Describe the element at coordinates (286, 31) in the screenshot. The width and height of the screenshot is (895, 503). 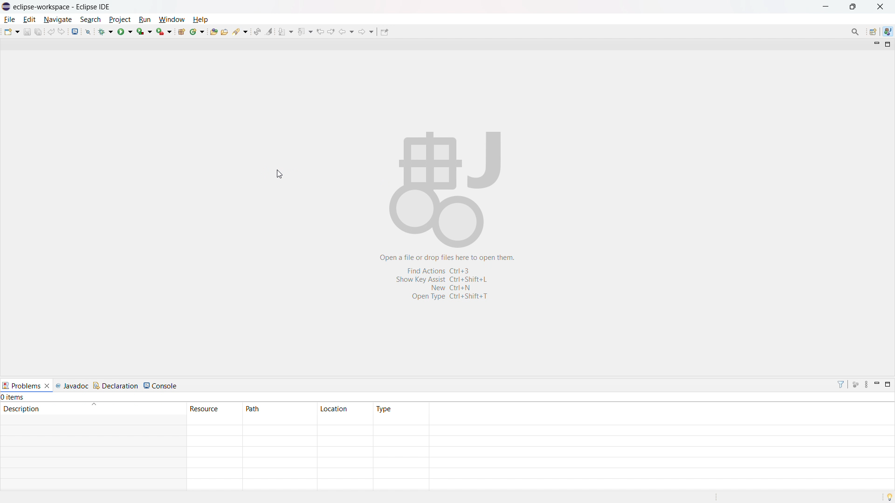
I see `next annotation` at that location.